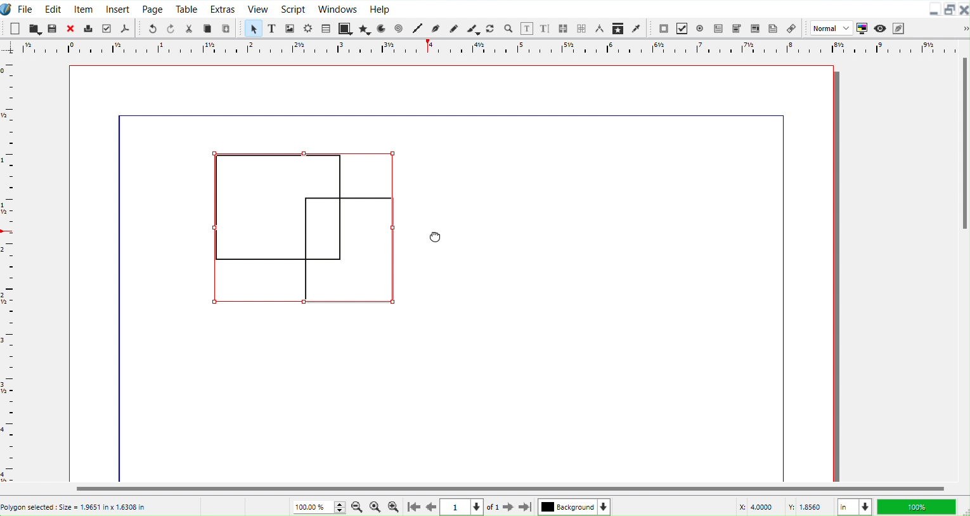 This screenshot has height=516, width=970. What do you see at coordinates (122, 302) in the screenshot?
I see `line` at bounding box center [122, 302].